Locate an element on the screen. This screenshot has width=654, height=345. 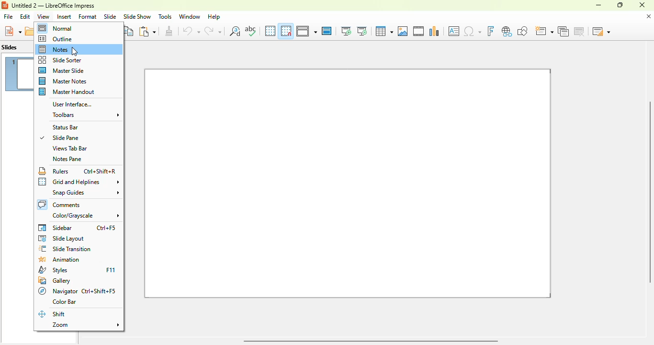
edit is located at coordinates (25, 17).